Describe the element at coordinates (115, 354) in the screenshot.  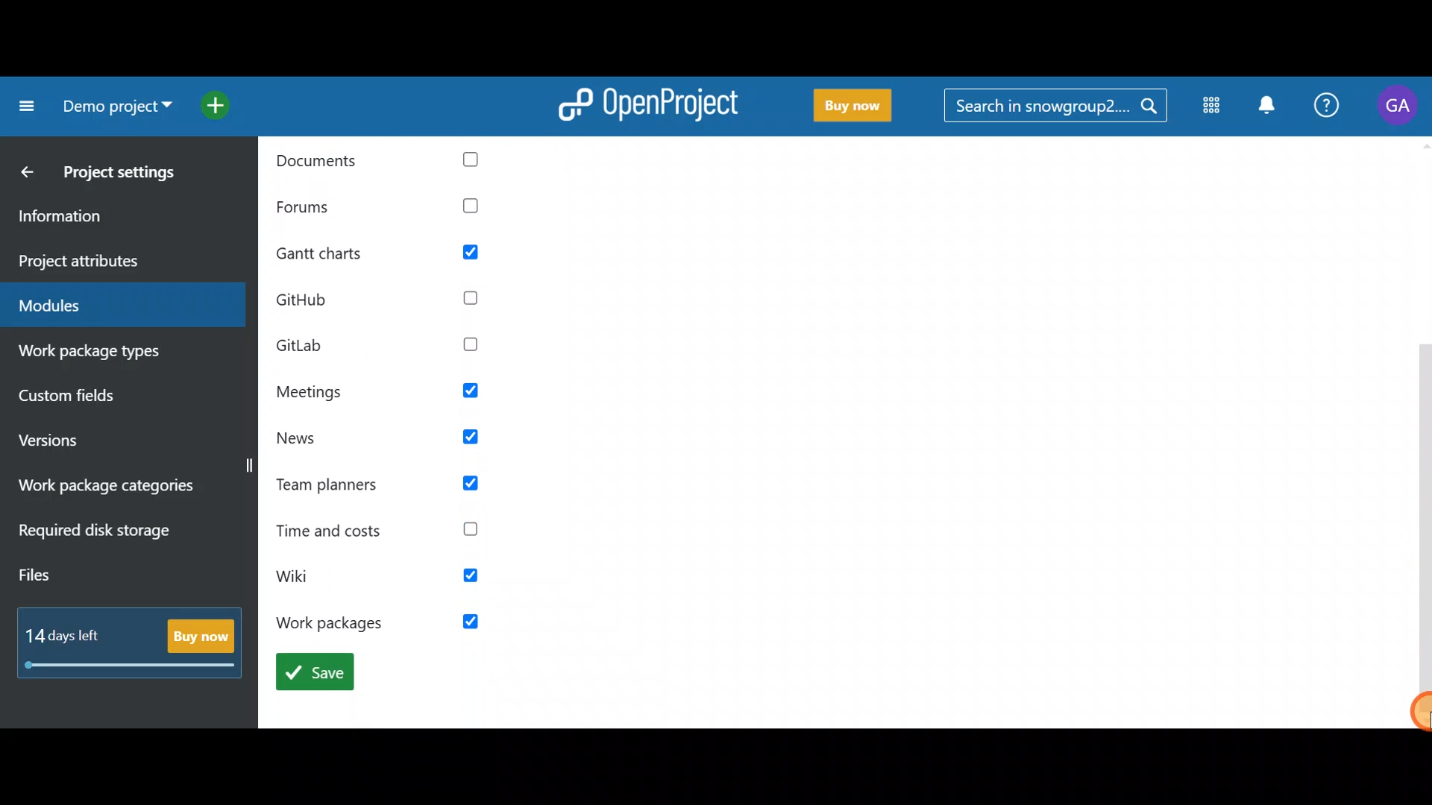
I see `Work package types` at that location.